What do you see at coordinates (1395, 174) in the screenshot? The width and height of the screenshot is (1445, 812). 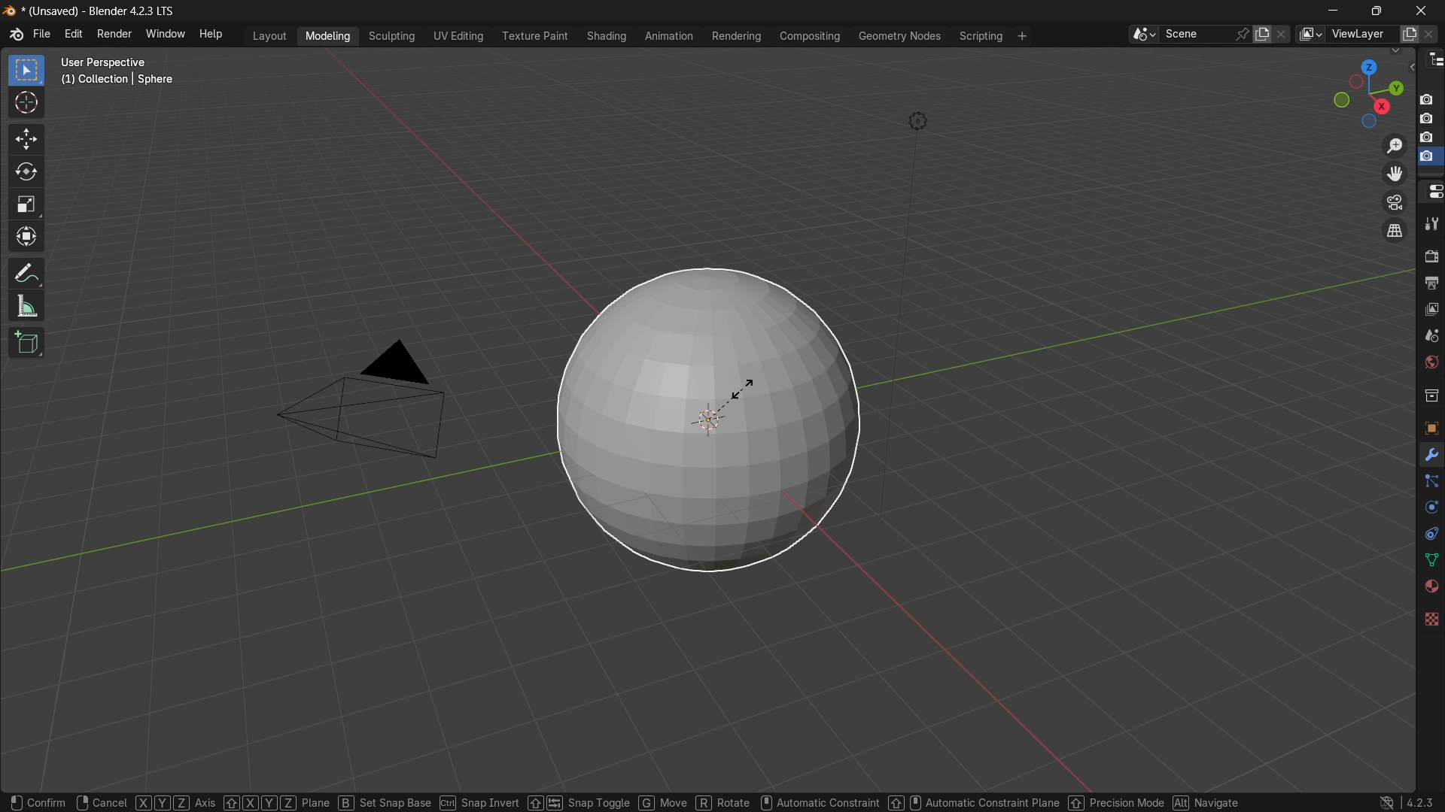 I see `move the view` at bounding box center [1395, 174].